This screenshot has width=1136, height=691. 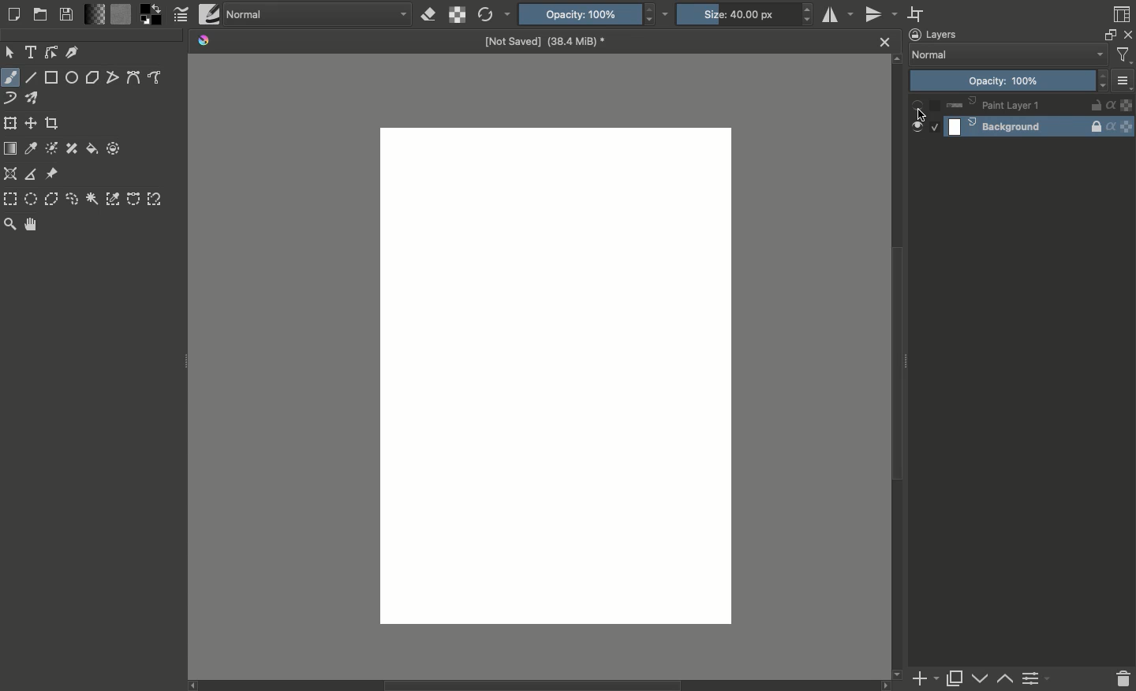 I want to click on Edit, so click(x=53, y=51).